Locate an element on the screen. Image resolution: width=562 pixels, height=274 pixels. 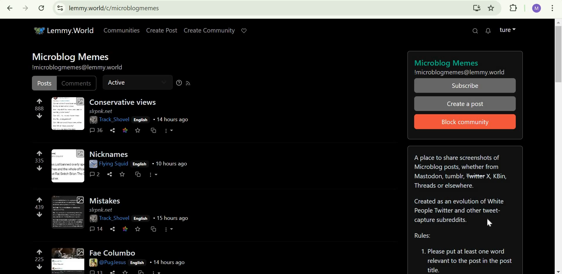
settings is located at coordinates (553, 8).